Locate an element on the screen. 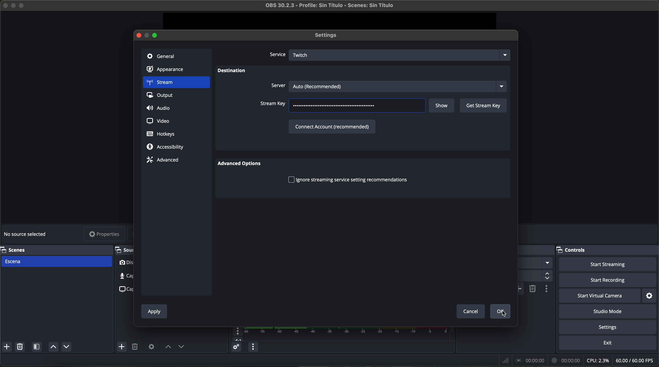  close program is located at coordinates (4, 5).